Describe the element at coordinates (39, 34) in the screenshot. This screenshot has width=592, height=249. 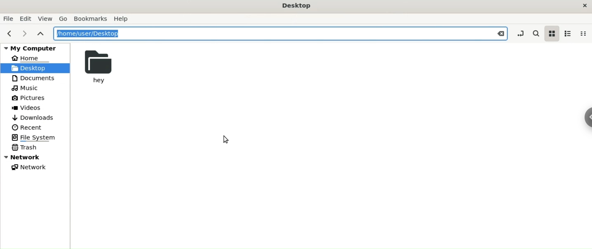
I see `parent folders` at that location.